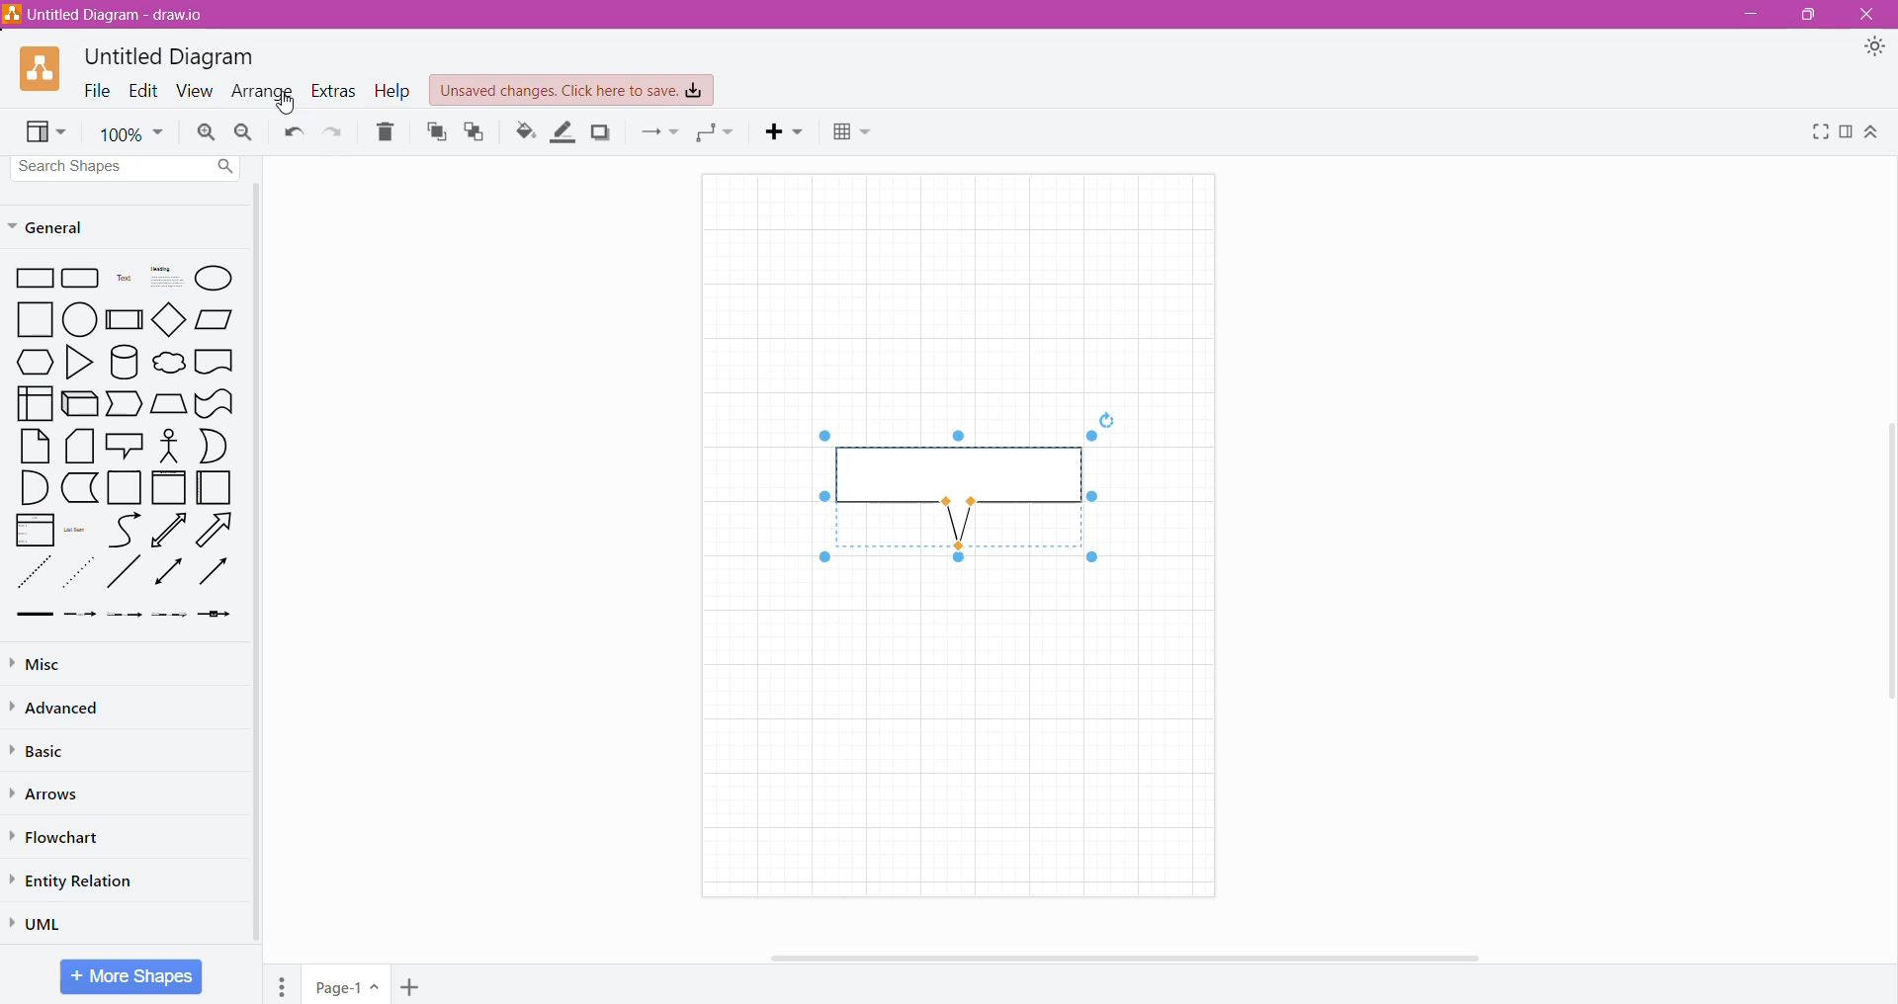 The width and height of the screenshot is (1898, 1004). Describe the element at coordinates (216, 278) in the screenshot. I see `Ellipse` at that location.